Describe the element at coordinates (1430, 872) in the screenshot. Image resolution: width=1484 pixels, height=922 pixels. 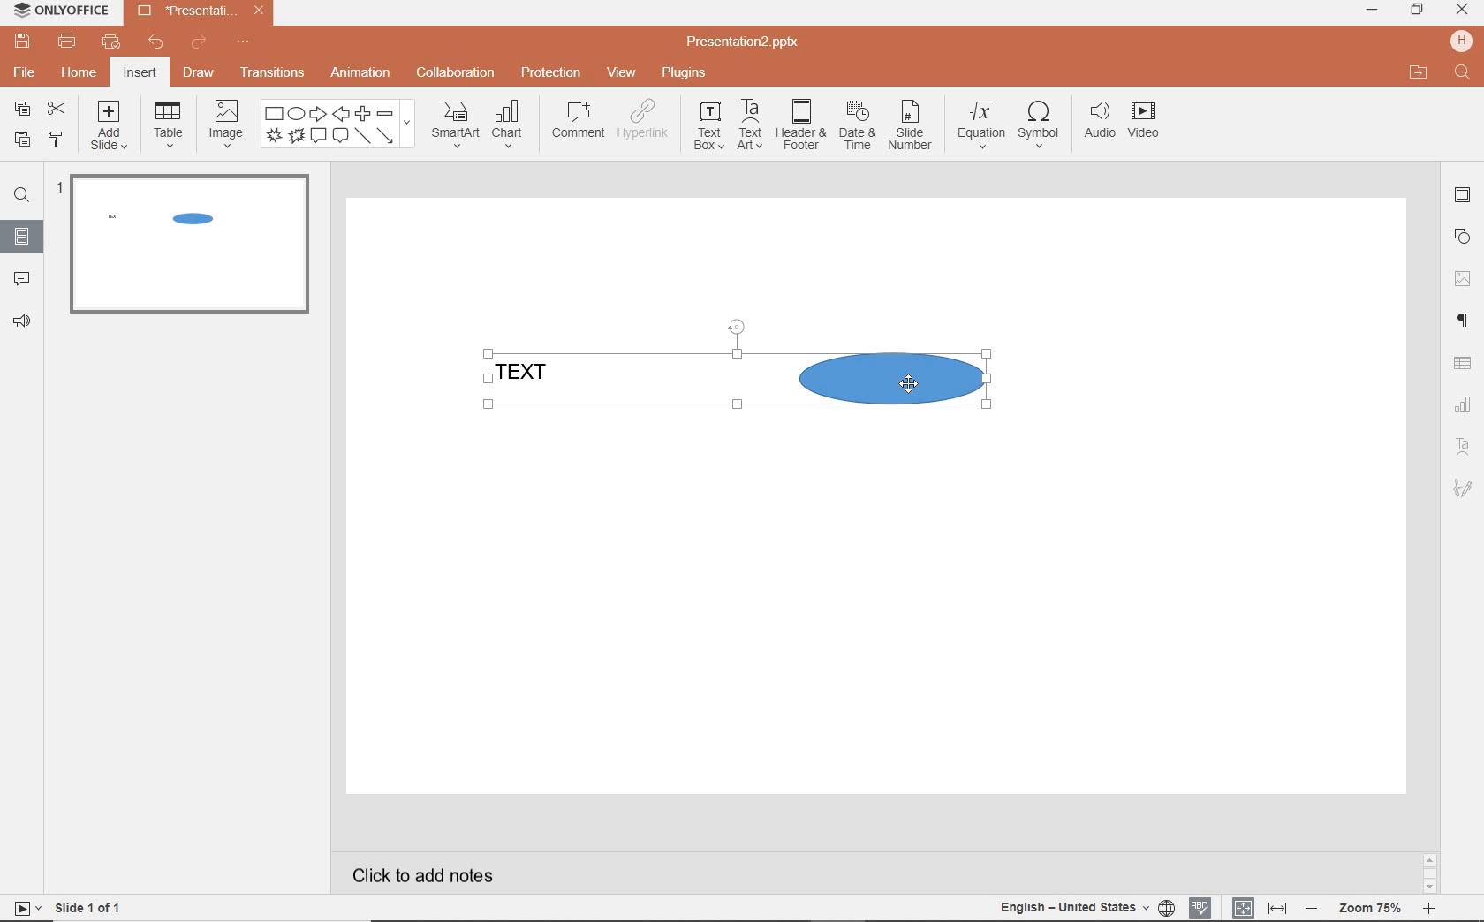
I see `SCROLLBAR` at that location.